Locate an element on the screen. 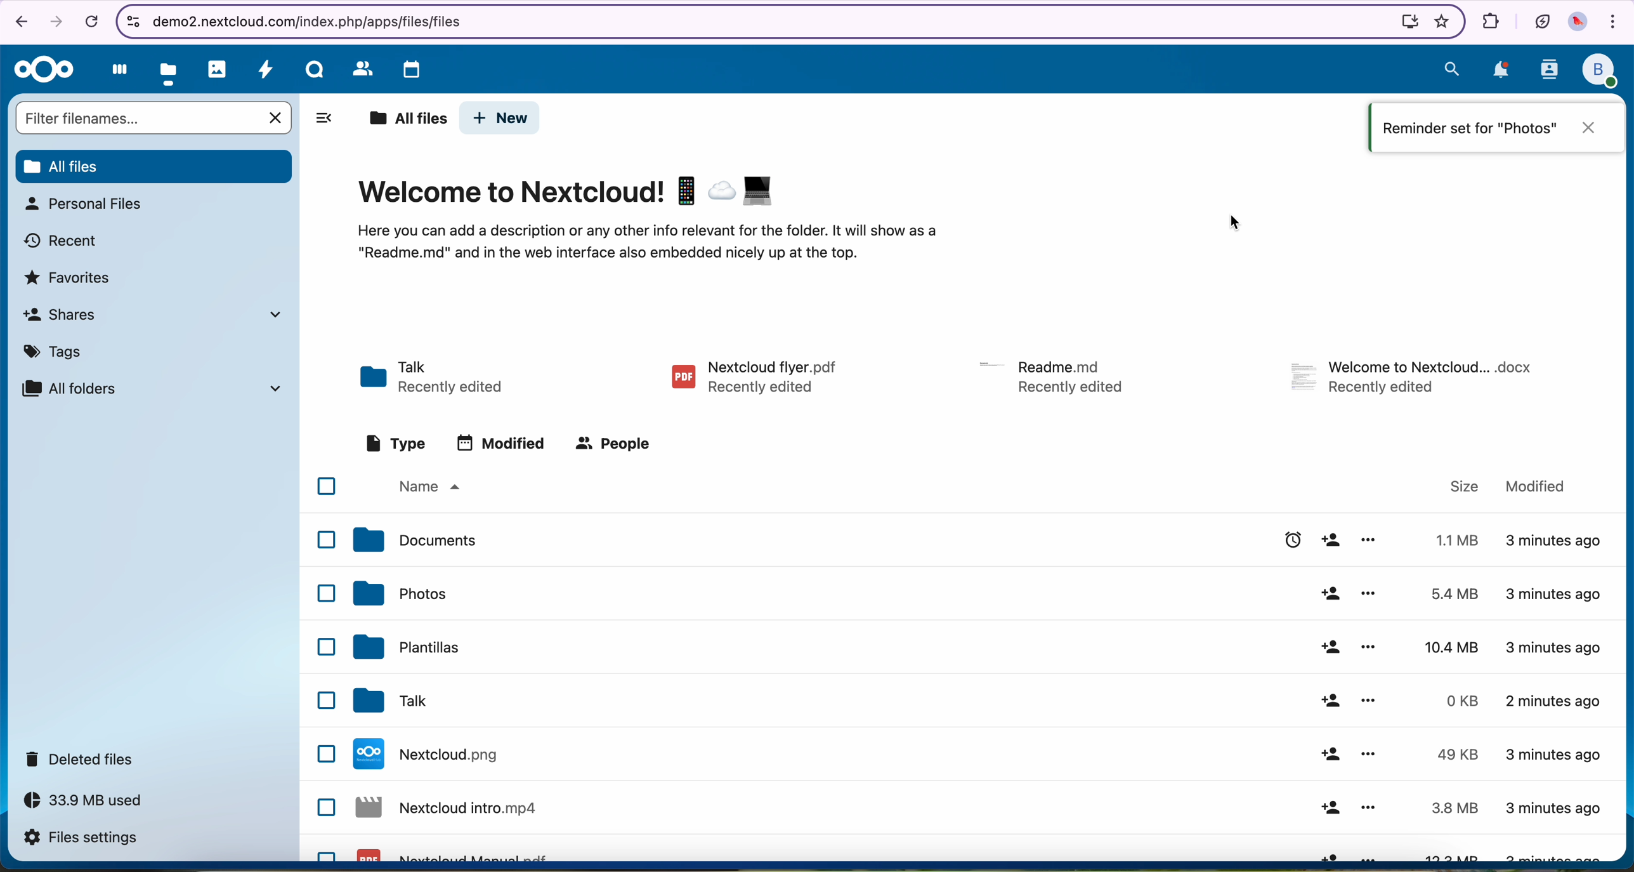  3.8 is located at coordinates (1455, 808).